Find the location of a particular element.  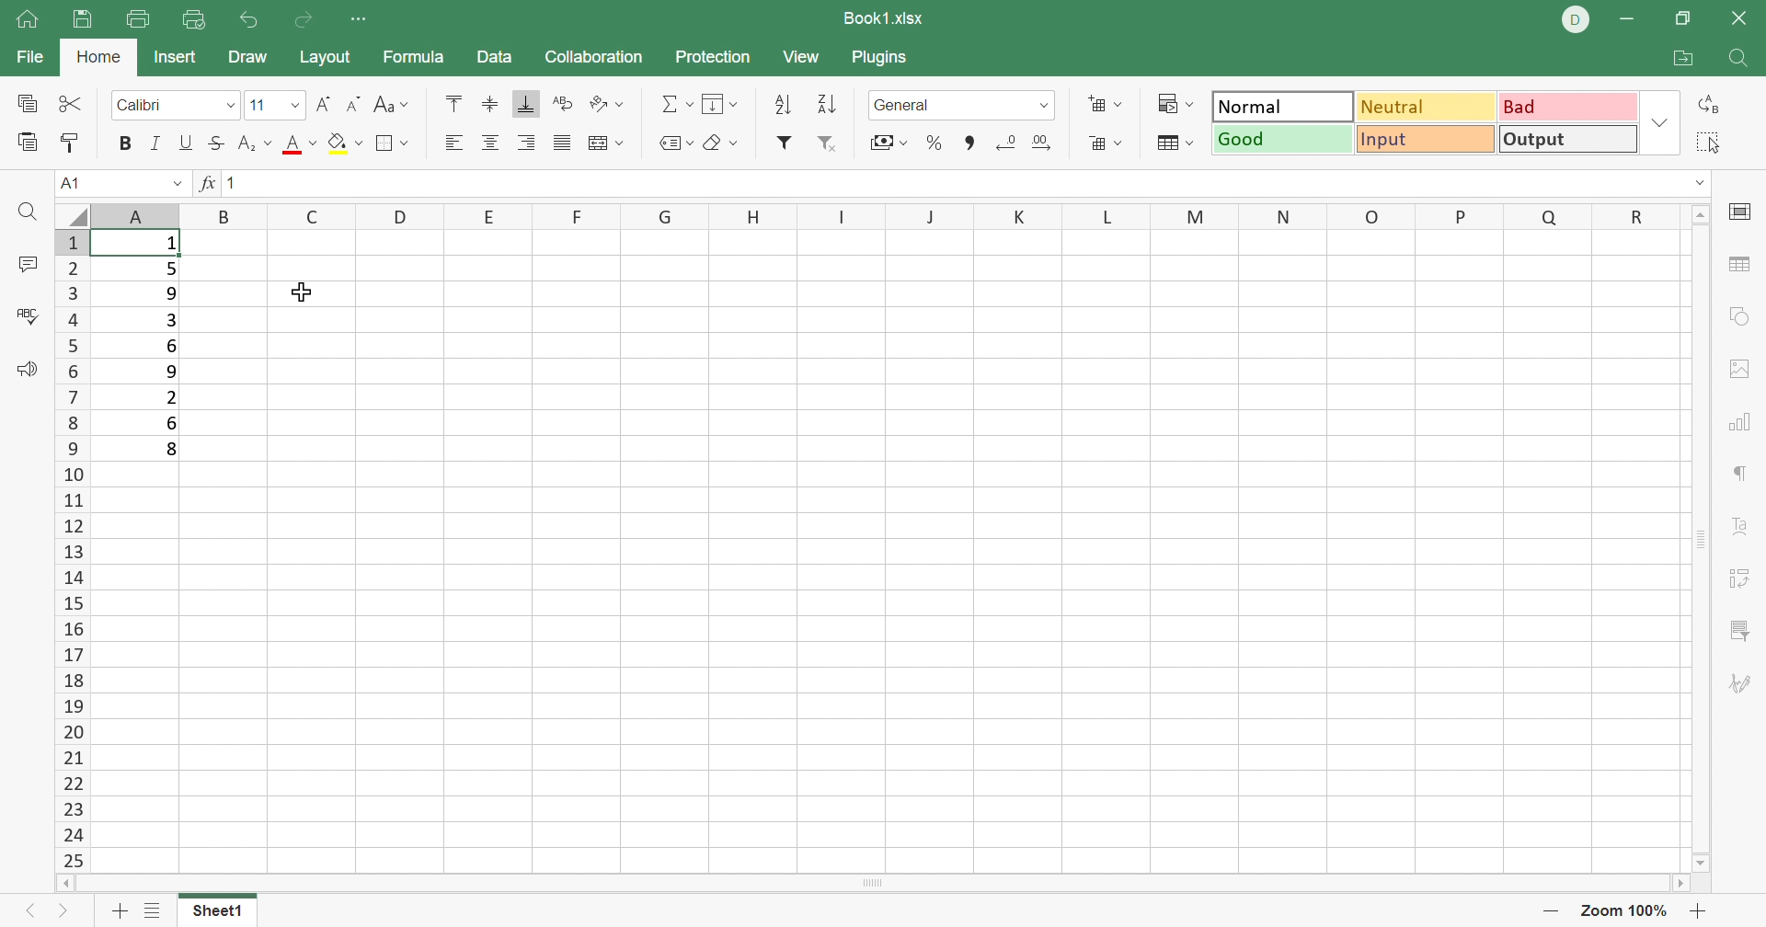

8 is located at coordinates (173, 451).